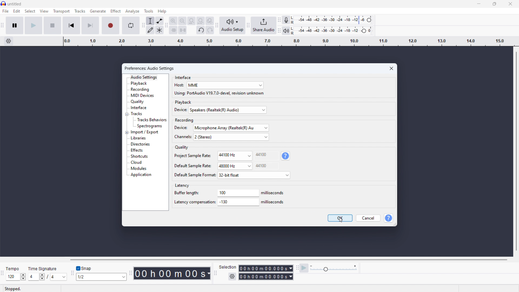 The image size is (519, 292). I want to click on envelop tool, so click(159, 21).